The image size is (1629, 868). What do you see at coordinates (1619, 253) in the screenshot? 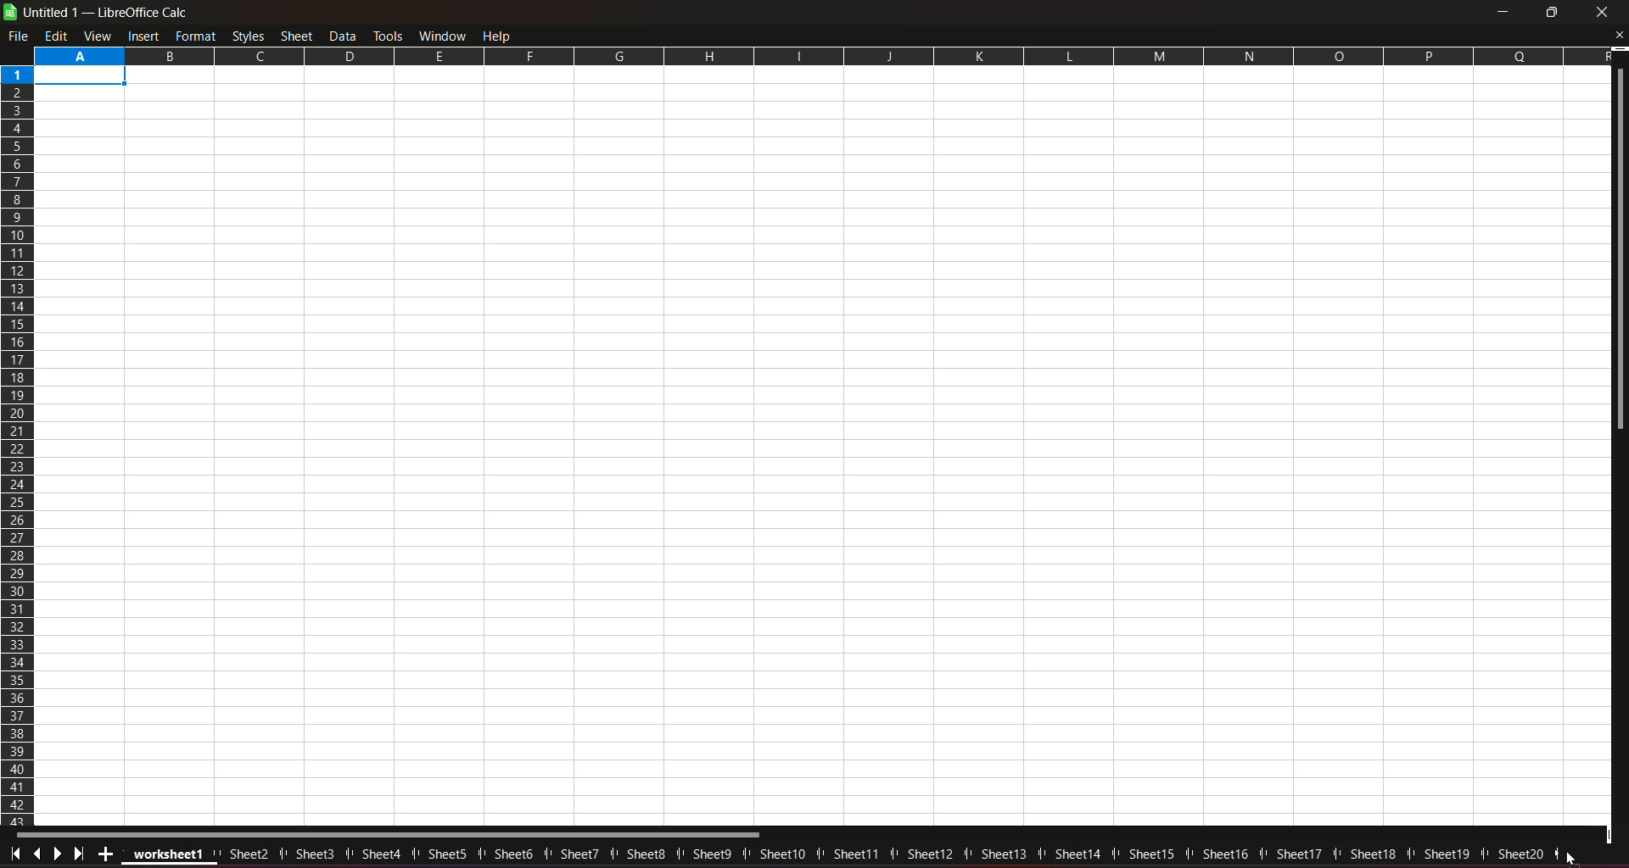
I see `vertical scroll` at bounding box center [1619, 253].